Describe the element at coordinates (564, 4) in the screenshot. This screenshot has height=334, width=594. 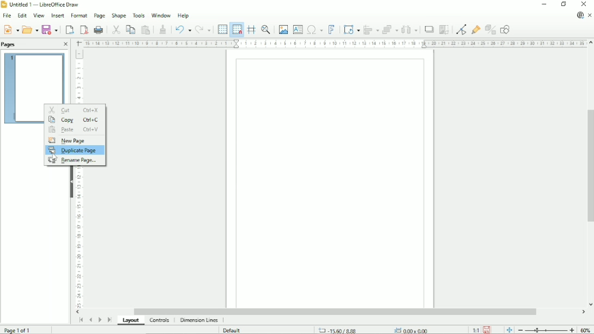
I see `Restore down` at that location.